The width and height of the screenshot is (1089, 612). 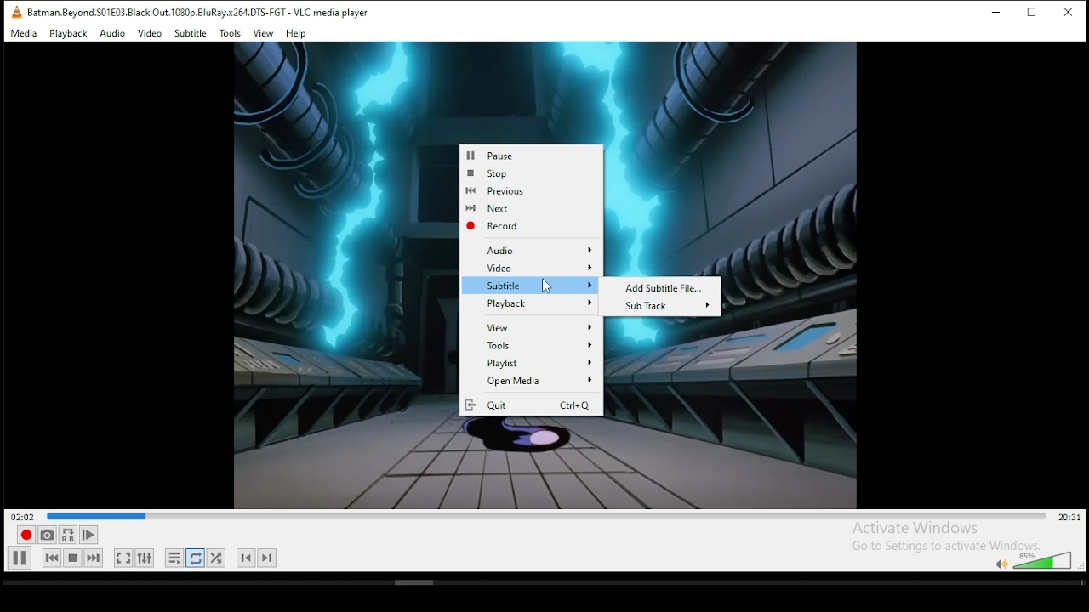 What do you see at coordinates (526, 191) in the screenshot?
I see `Previous` at bounding box center [526, 191].